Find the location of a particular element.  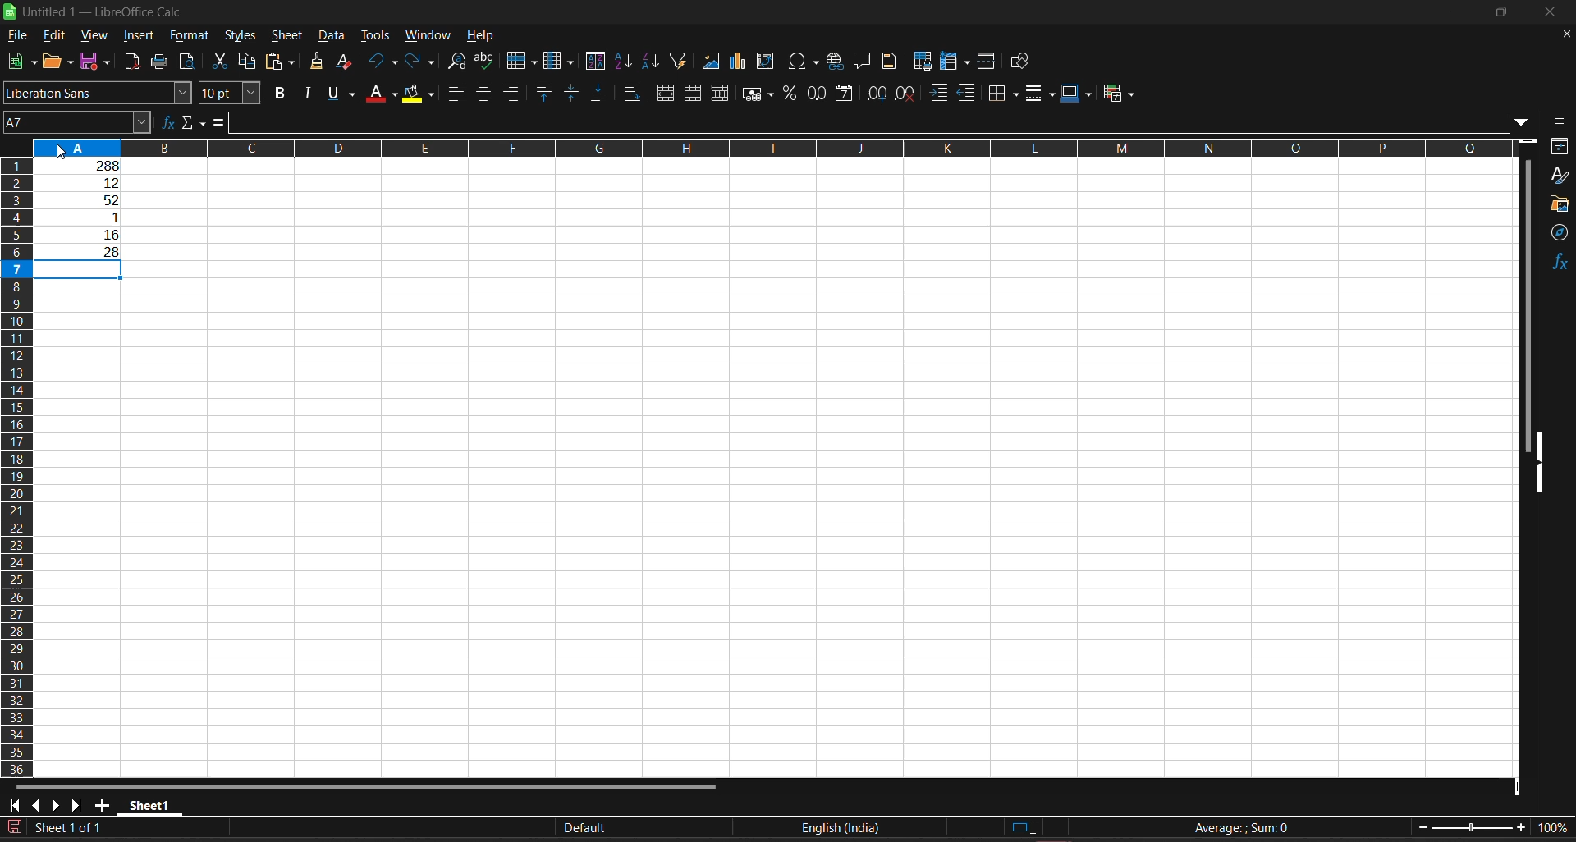

toggle print preview is located at coordinates (187, 61).